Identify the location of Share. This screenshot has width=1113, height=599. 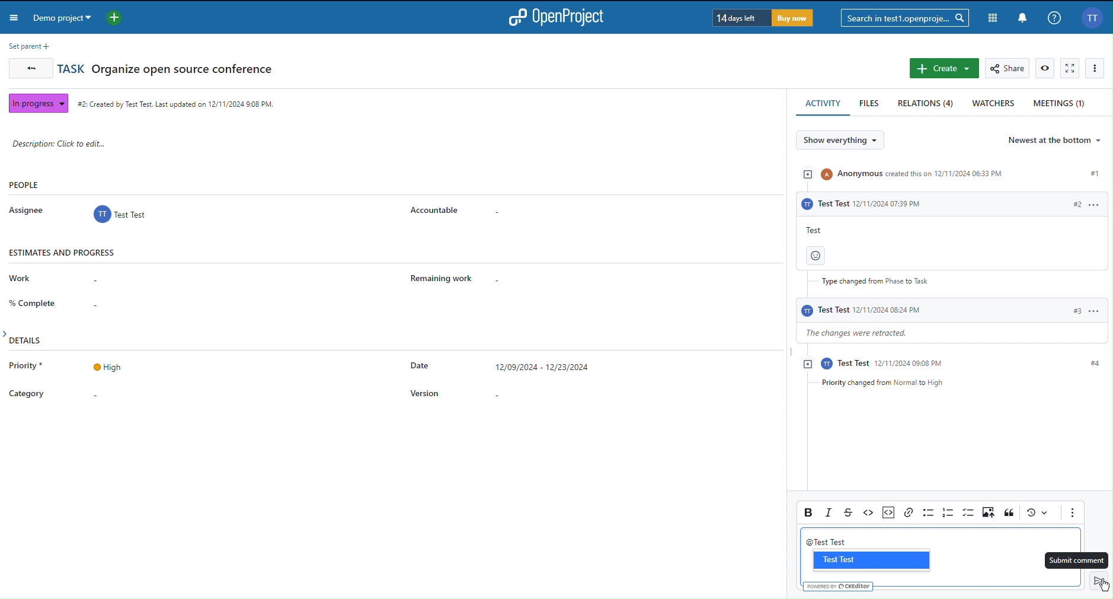
(1009, 68).